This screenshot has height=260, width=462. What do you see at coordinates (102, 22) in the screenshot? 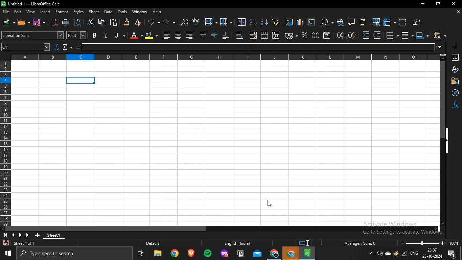
I see `copy` at bounding box center [102, 22].